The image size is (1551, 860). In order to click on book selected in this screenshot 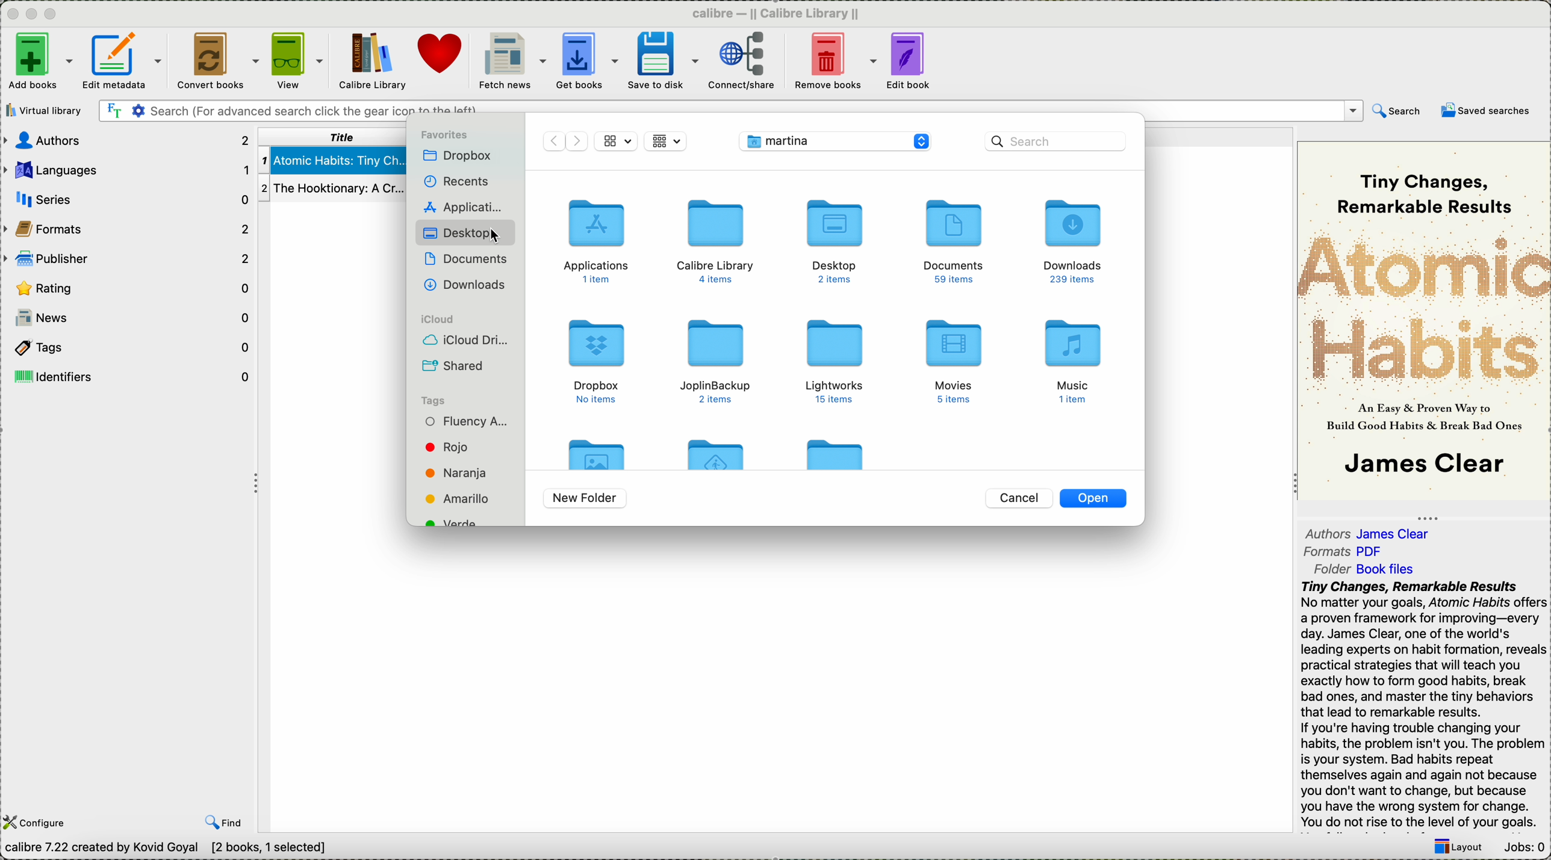, I will do `click(333, 161)`.